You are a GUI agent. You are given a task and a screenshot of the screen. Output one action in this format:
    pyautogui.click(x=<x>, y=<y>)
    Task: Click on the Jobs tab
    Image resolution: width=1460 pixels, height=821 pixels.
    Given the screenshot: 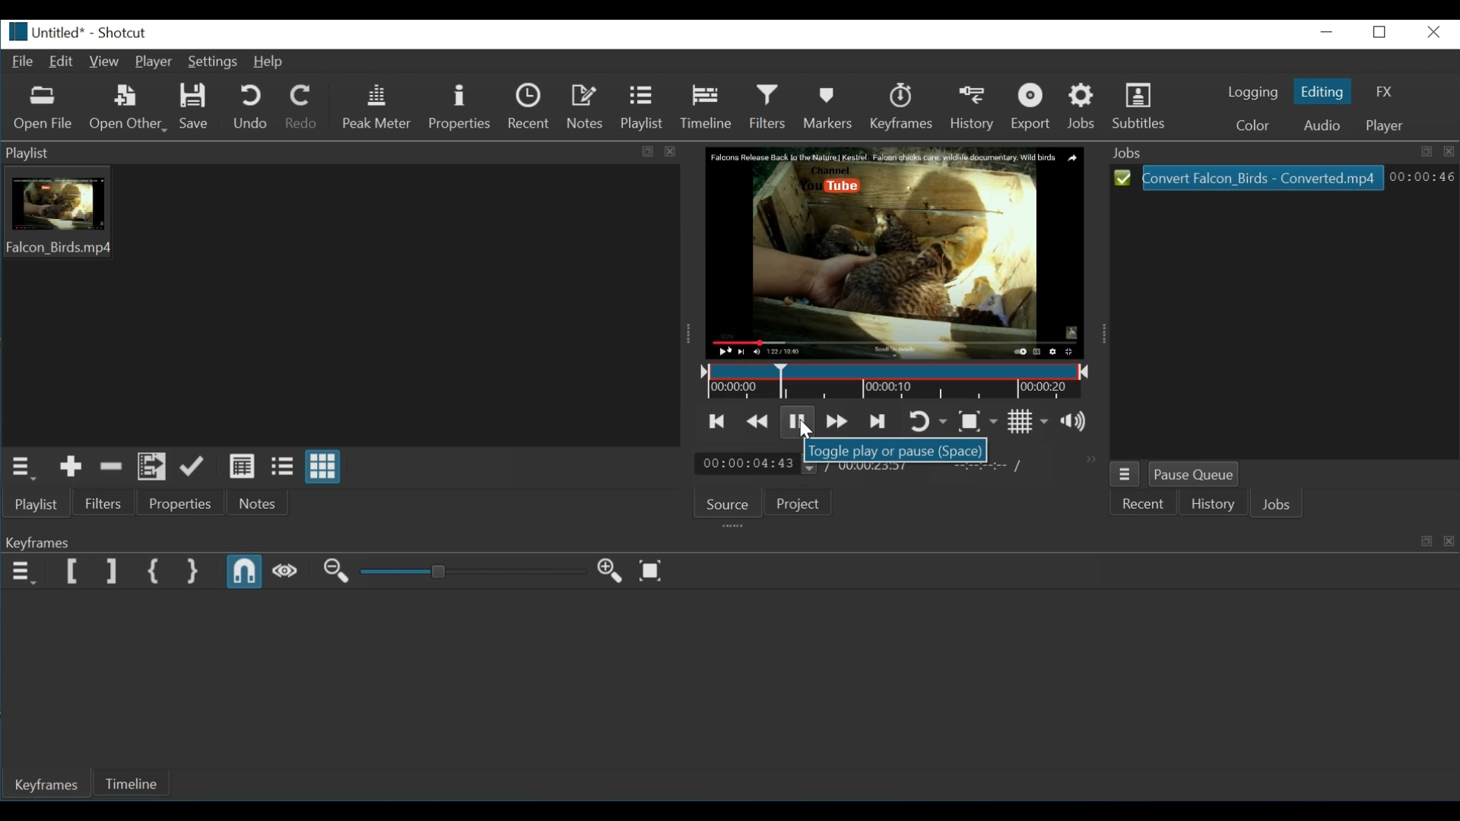 What is the action you would take?
    pyautogui.click(x=1281, y=151)
    